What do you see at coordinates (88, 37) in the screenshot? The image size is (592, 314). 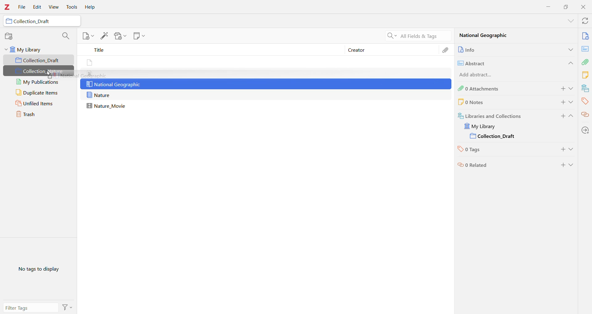 I see `New Item` at bounding box center [88, 37].